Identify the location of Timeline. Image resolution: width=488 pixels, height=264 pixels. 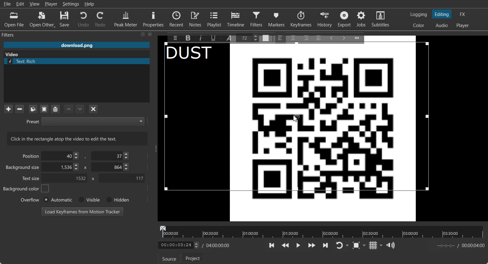
(236, 19).